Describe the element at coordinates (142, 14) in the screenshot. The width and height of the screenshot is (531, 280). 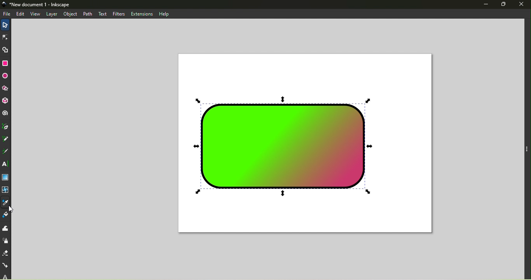
I see `Extensions` at that location.